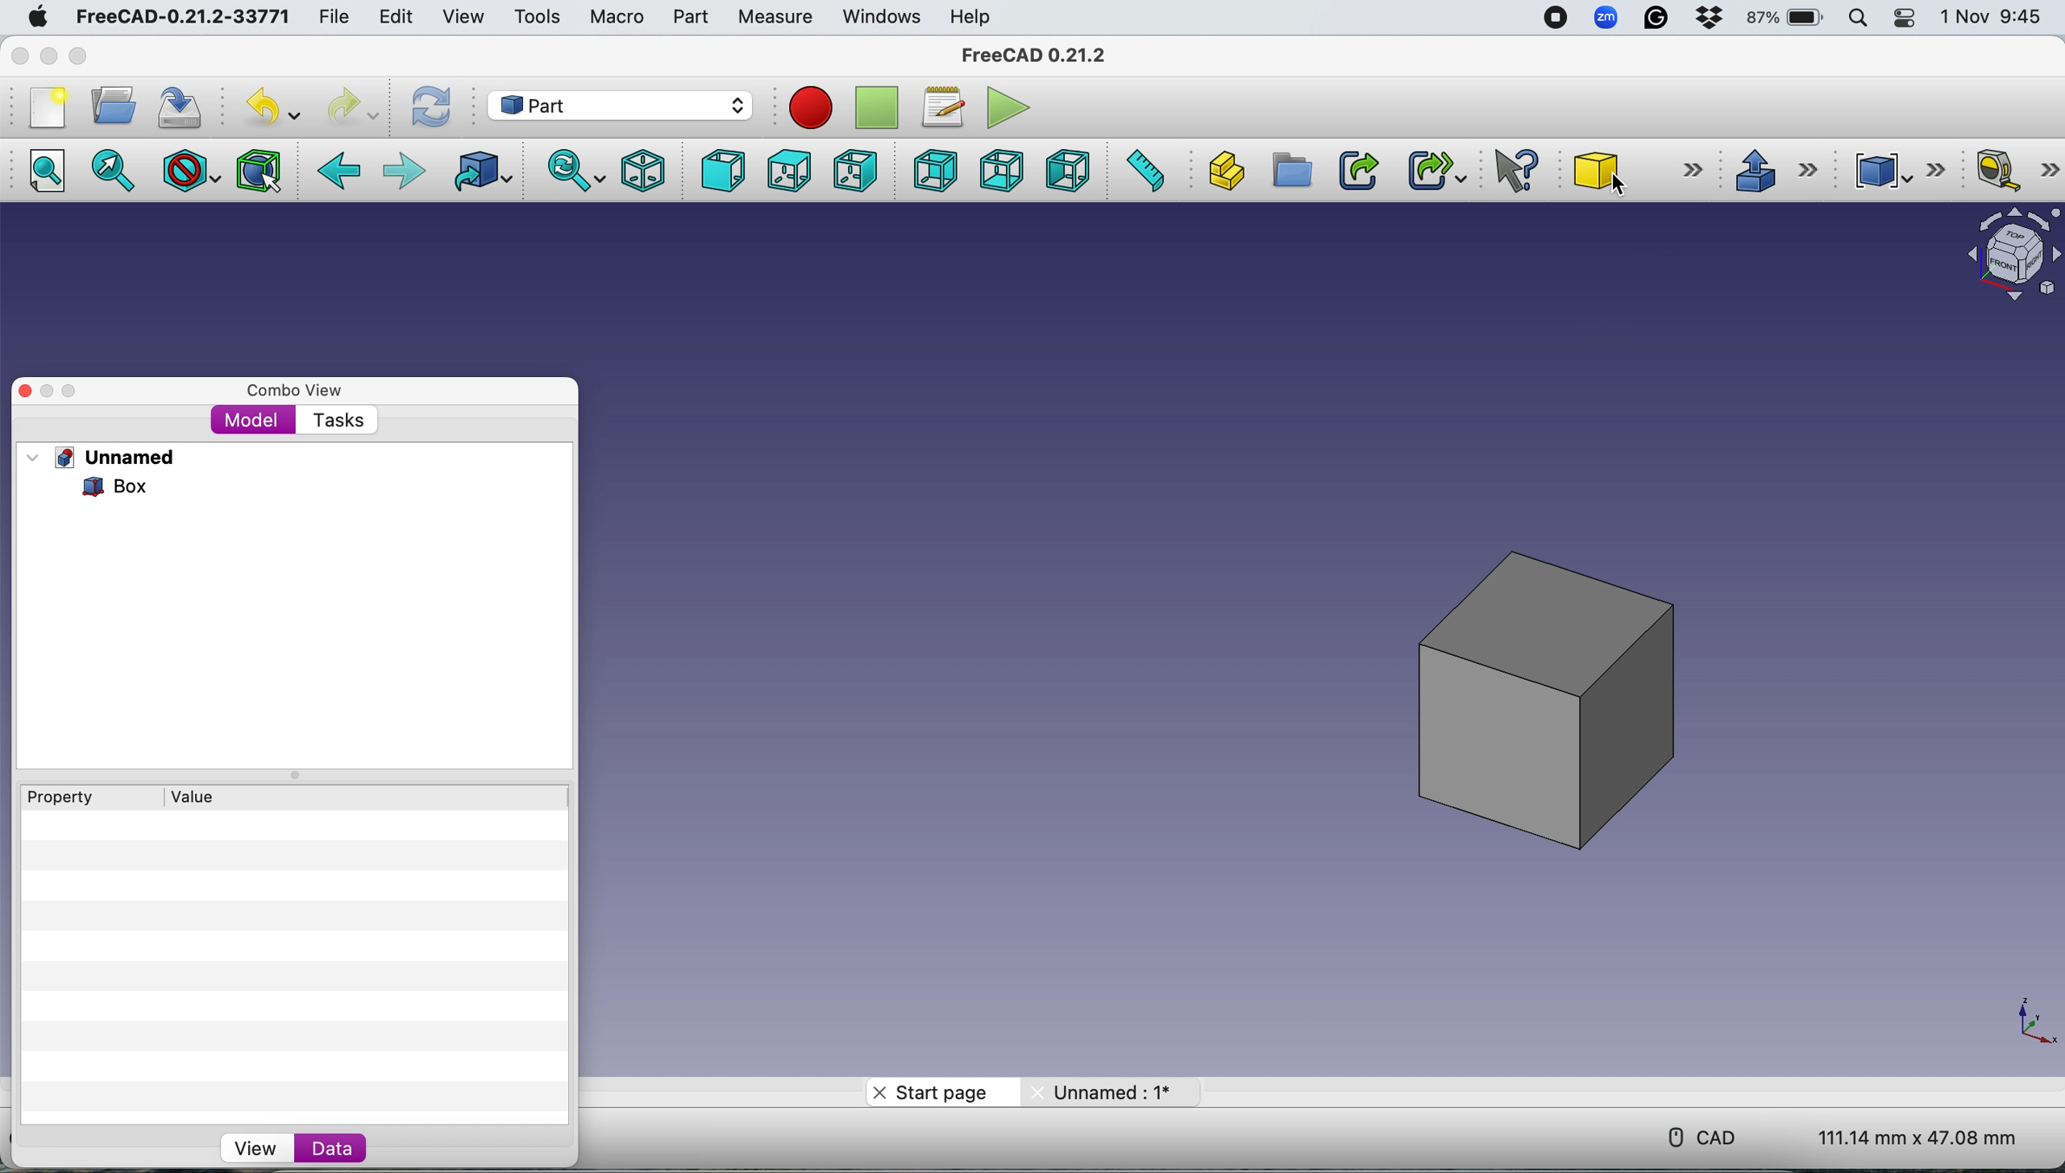  What do you see at coordinates (1143, 168) in the screenshot?
I see `Measure distance` at bounding box center [1143, 168].